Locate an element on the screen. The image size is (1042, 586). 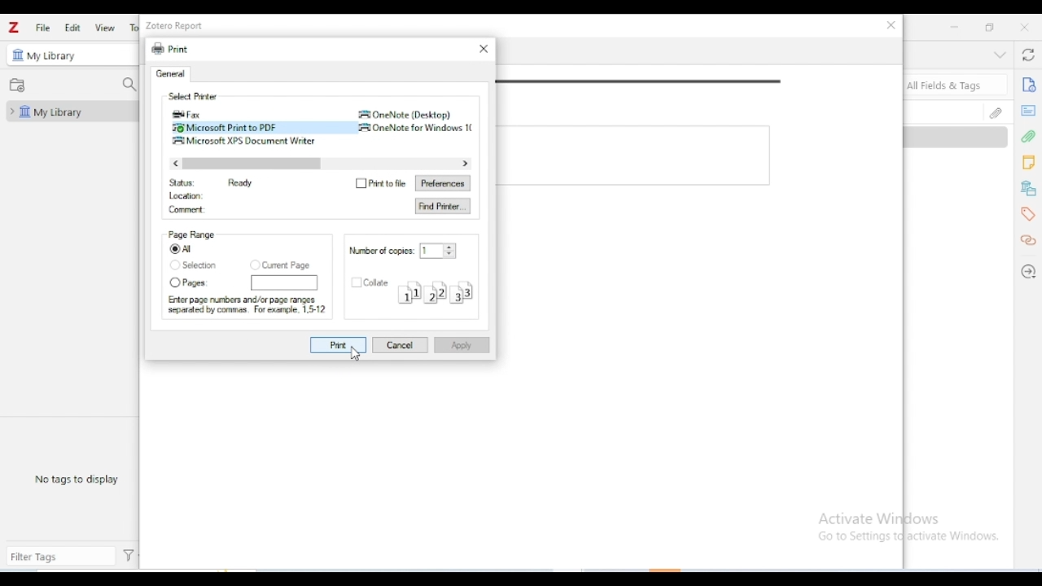
close is located at coordinates (1024, 27).